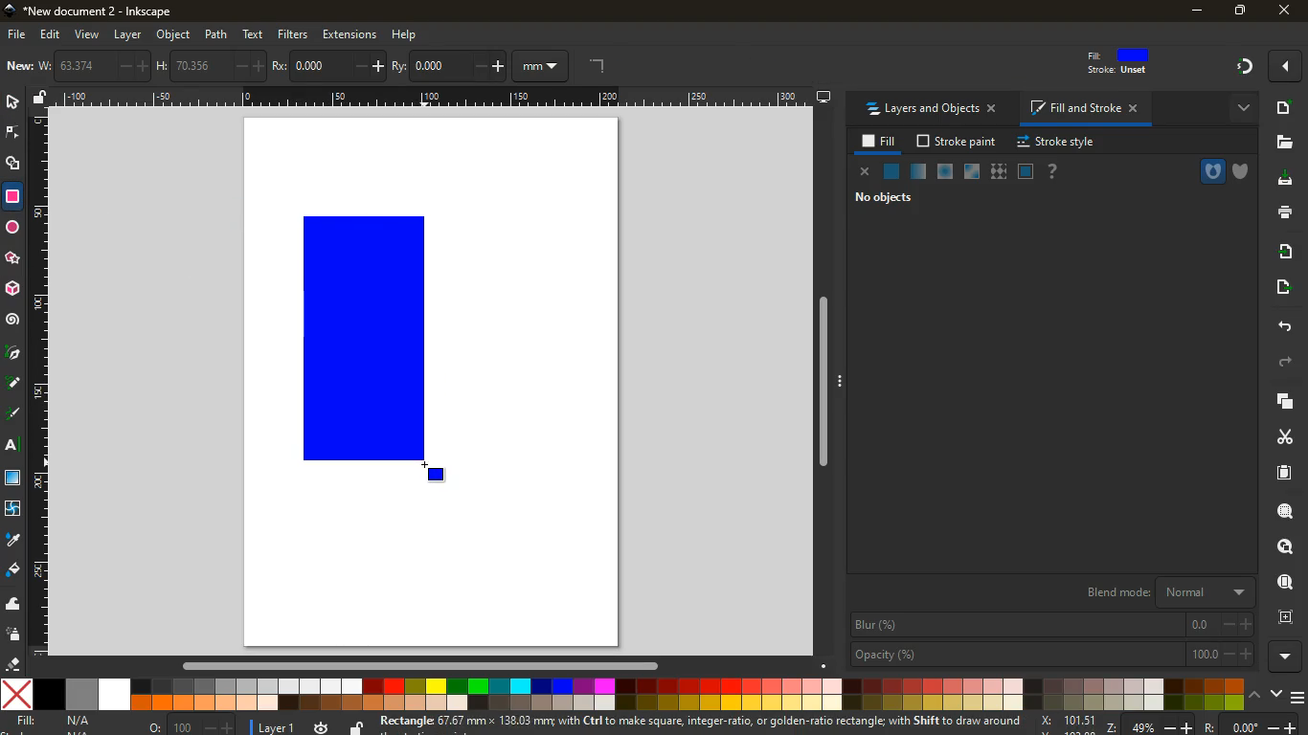  Describe the element at coordinates (821, 382) in the screenshot. I see `` at that location.